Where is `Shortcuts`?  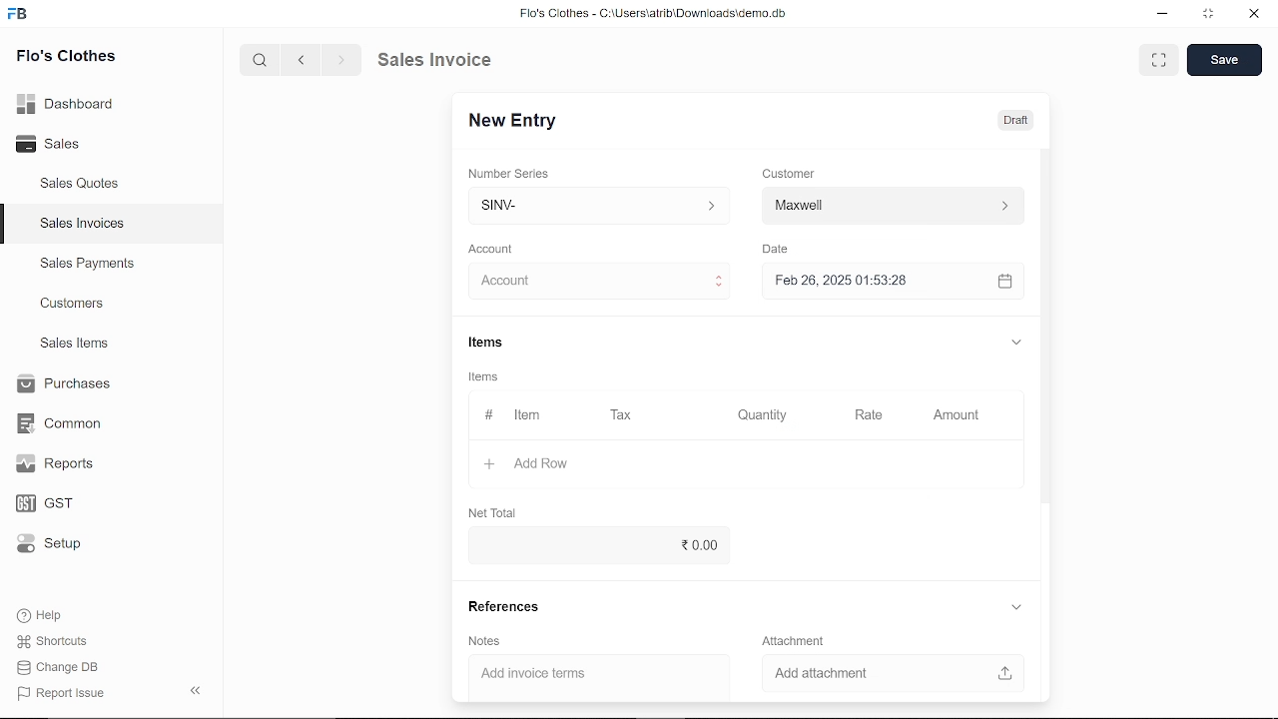 Shortcuts is located at coordinates (63, 642).